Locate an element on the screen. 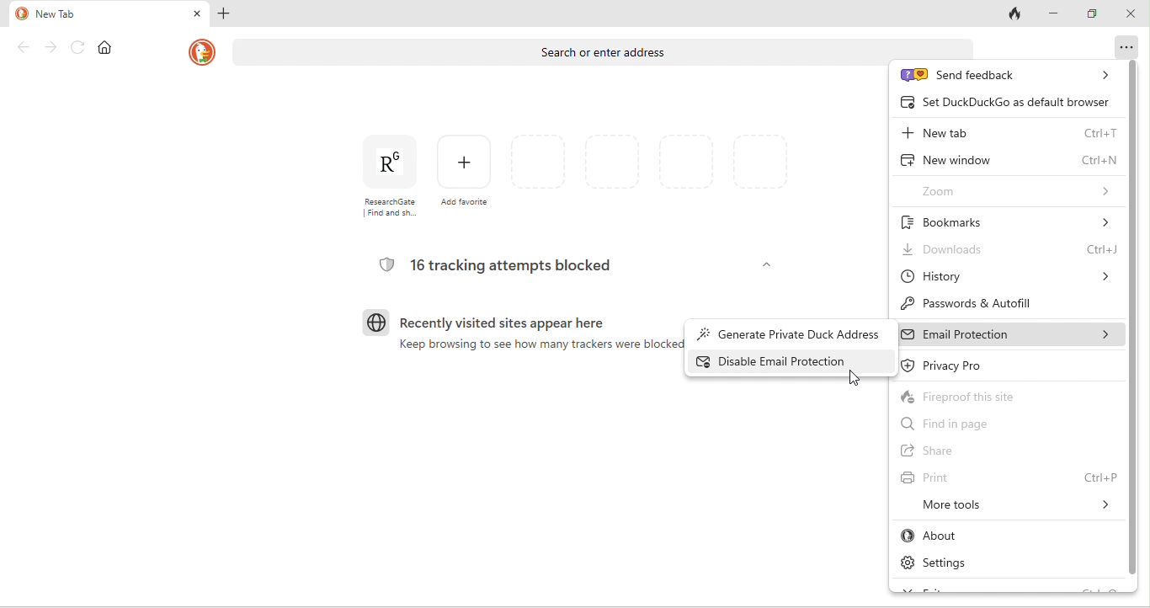  close tab is located at coordinates (196, 13).